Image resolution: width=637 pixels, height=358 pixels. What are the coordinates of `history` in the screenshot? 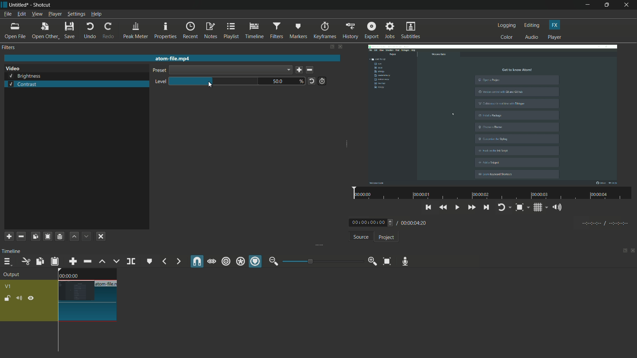 It's located at (349, 30).